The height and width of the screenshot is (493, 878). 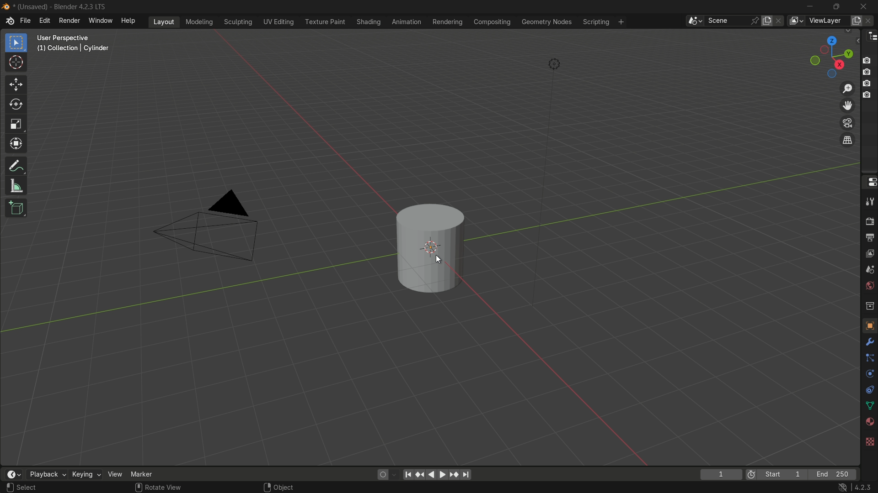 I want to click on add cube, so click(x=16, y=207).